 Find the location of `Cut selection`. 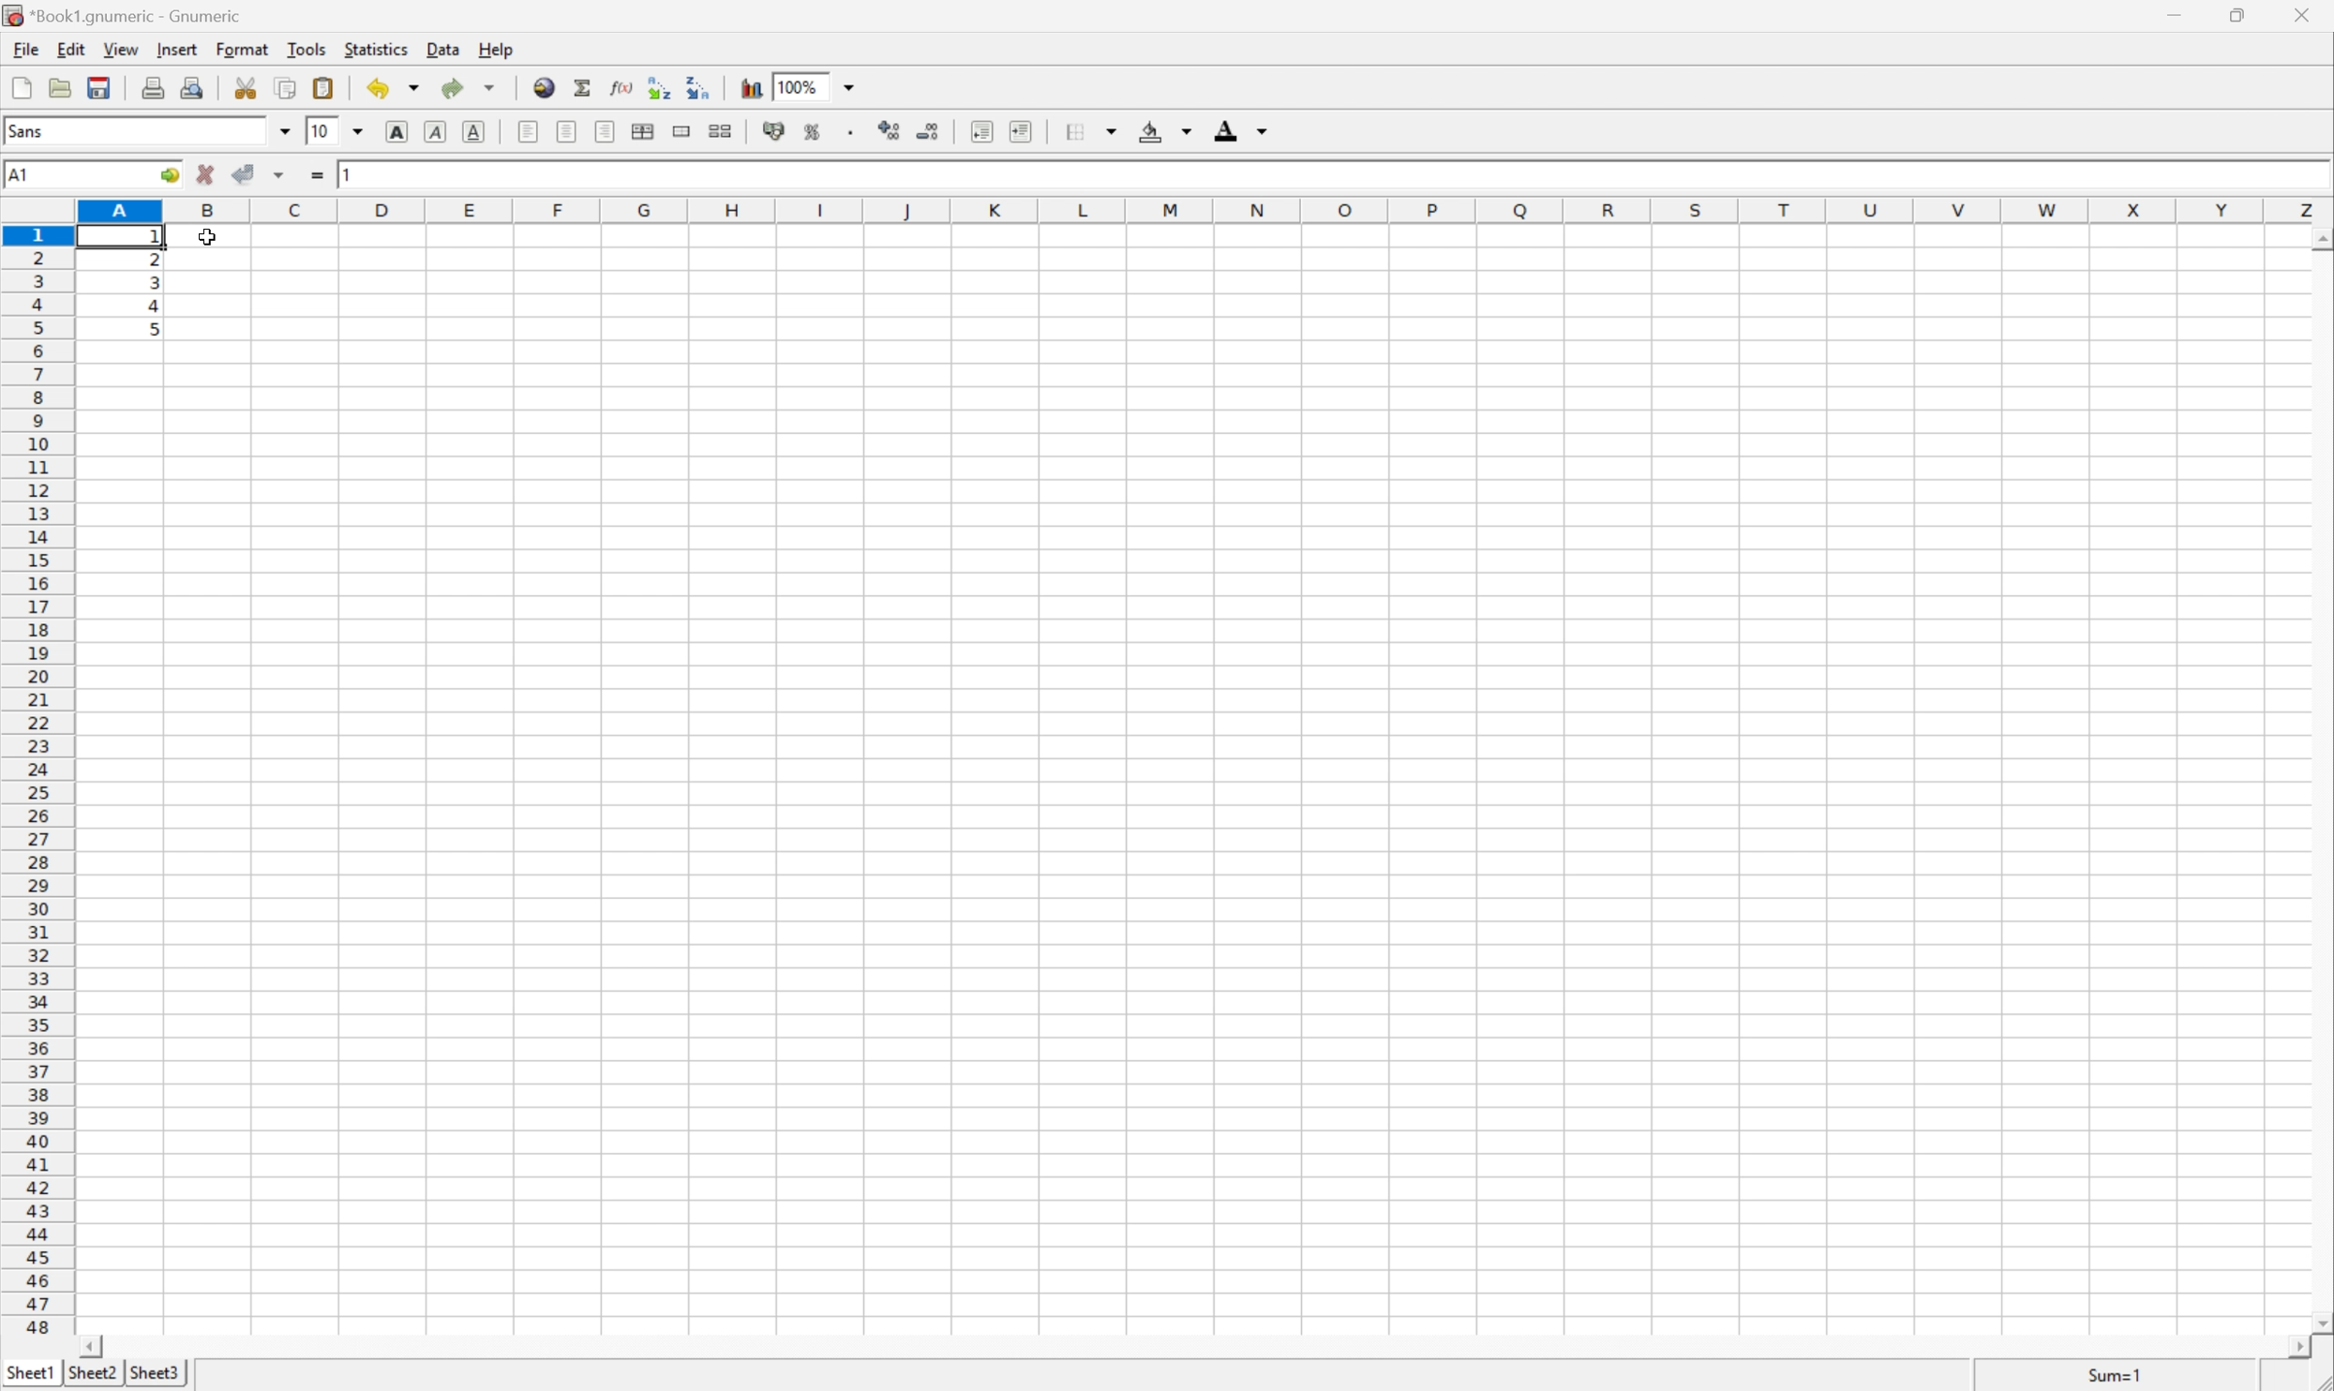

Cut selection is located at coordinates (244, 85).